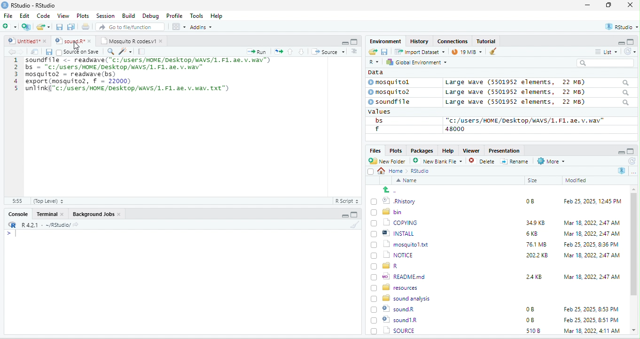 The image size is (640, 339). What do you see at coordinates (402, 298) in the screenshot?
I see `8 sound analysis` at bounding box center [402, 298].